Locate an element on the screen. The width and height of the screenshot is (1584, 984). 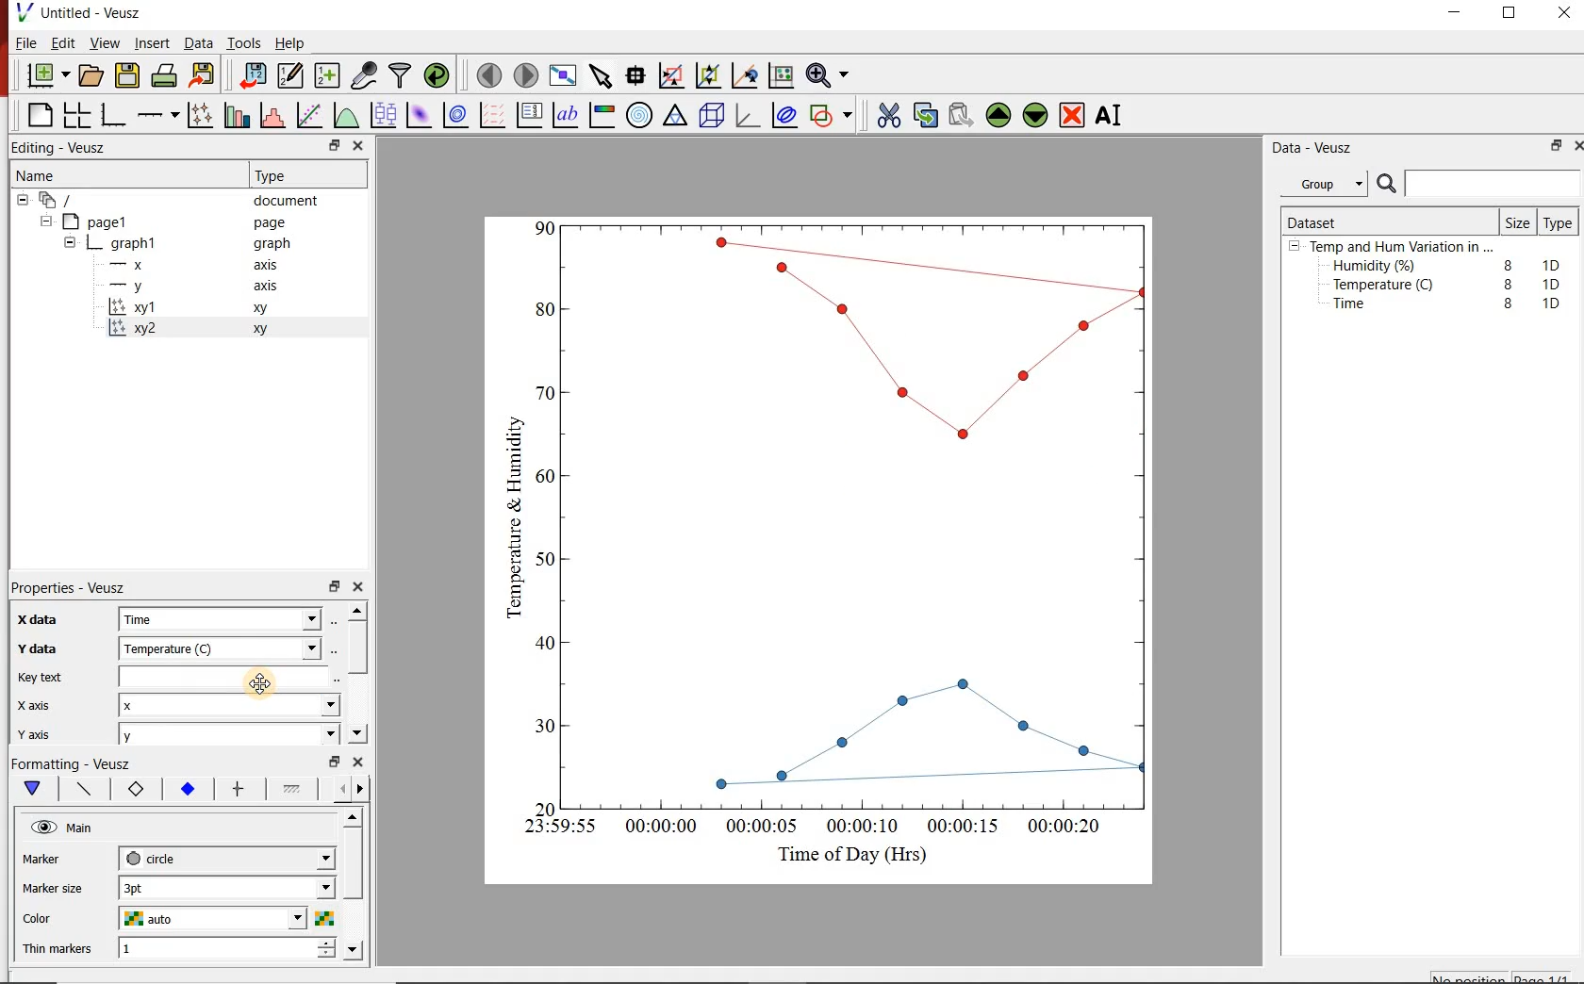
00:00:05 is located at coordinates (756, 830).